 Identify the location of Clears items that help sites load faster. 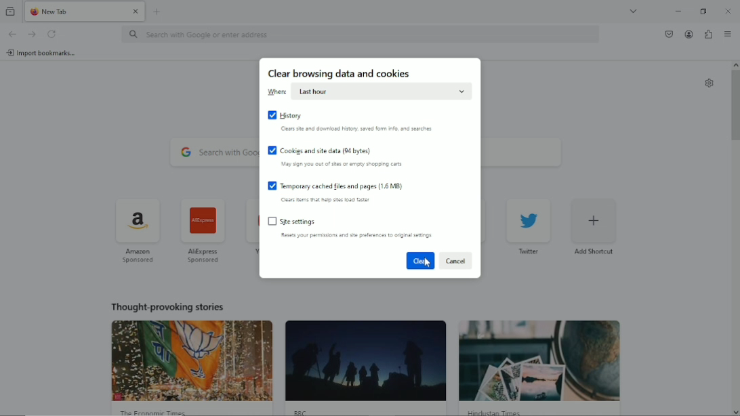
(327, 200).